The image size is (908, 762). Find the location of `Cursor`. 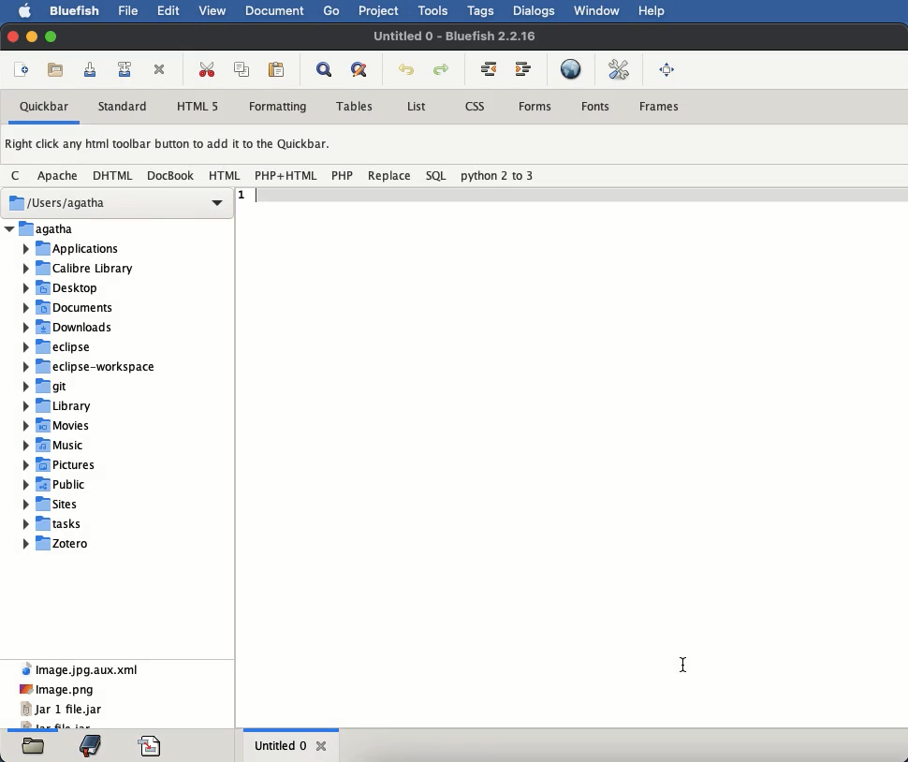

Cursor is located at coordinates (93, 20).